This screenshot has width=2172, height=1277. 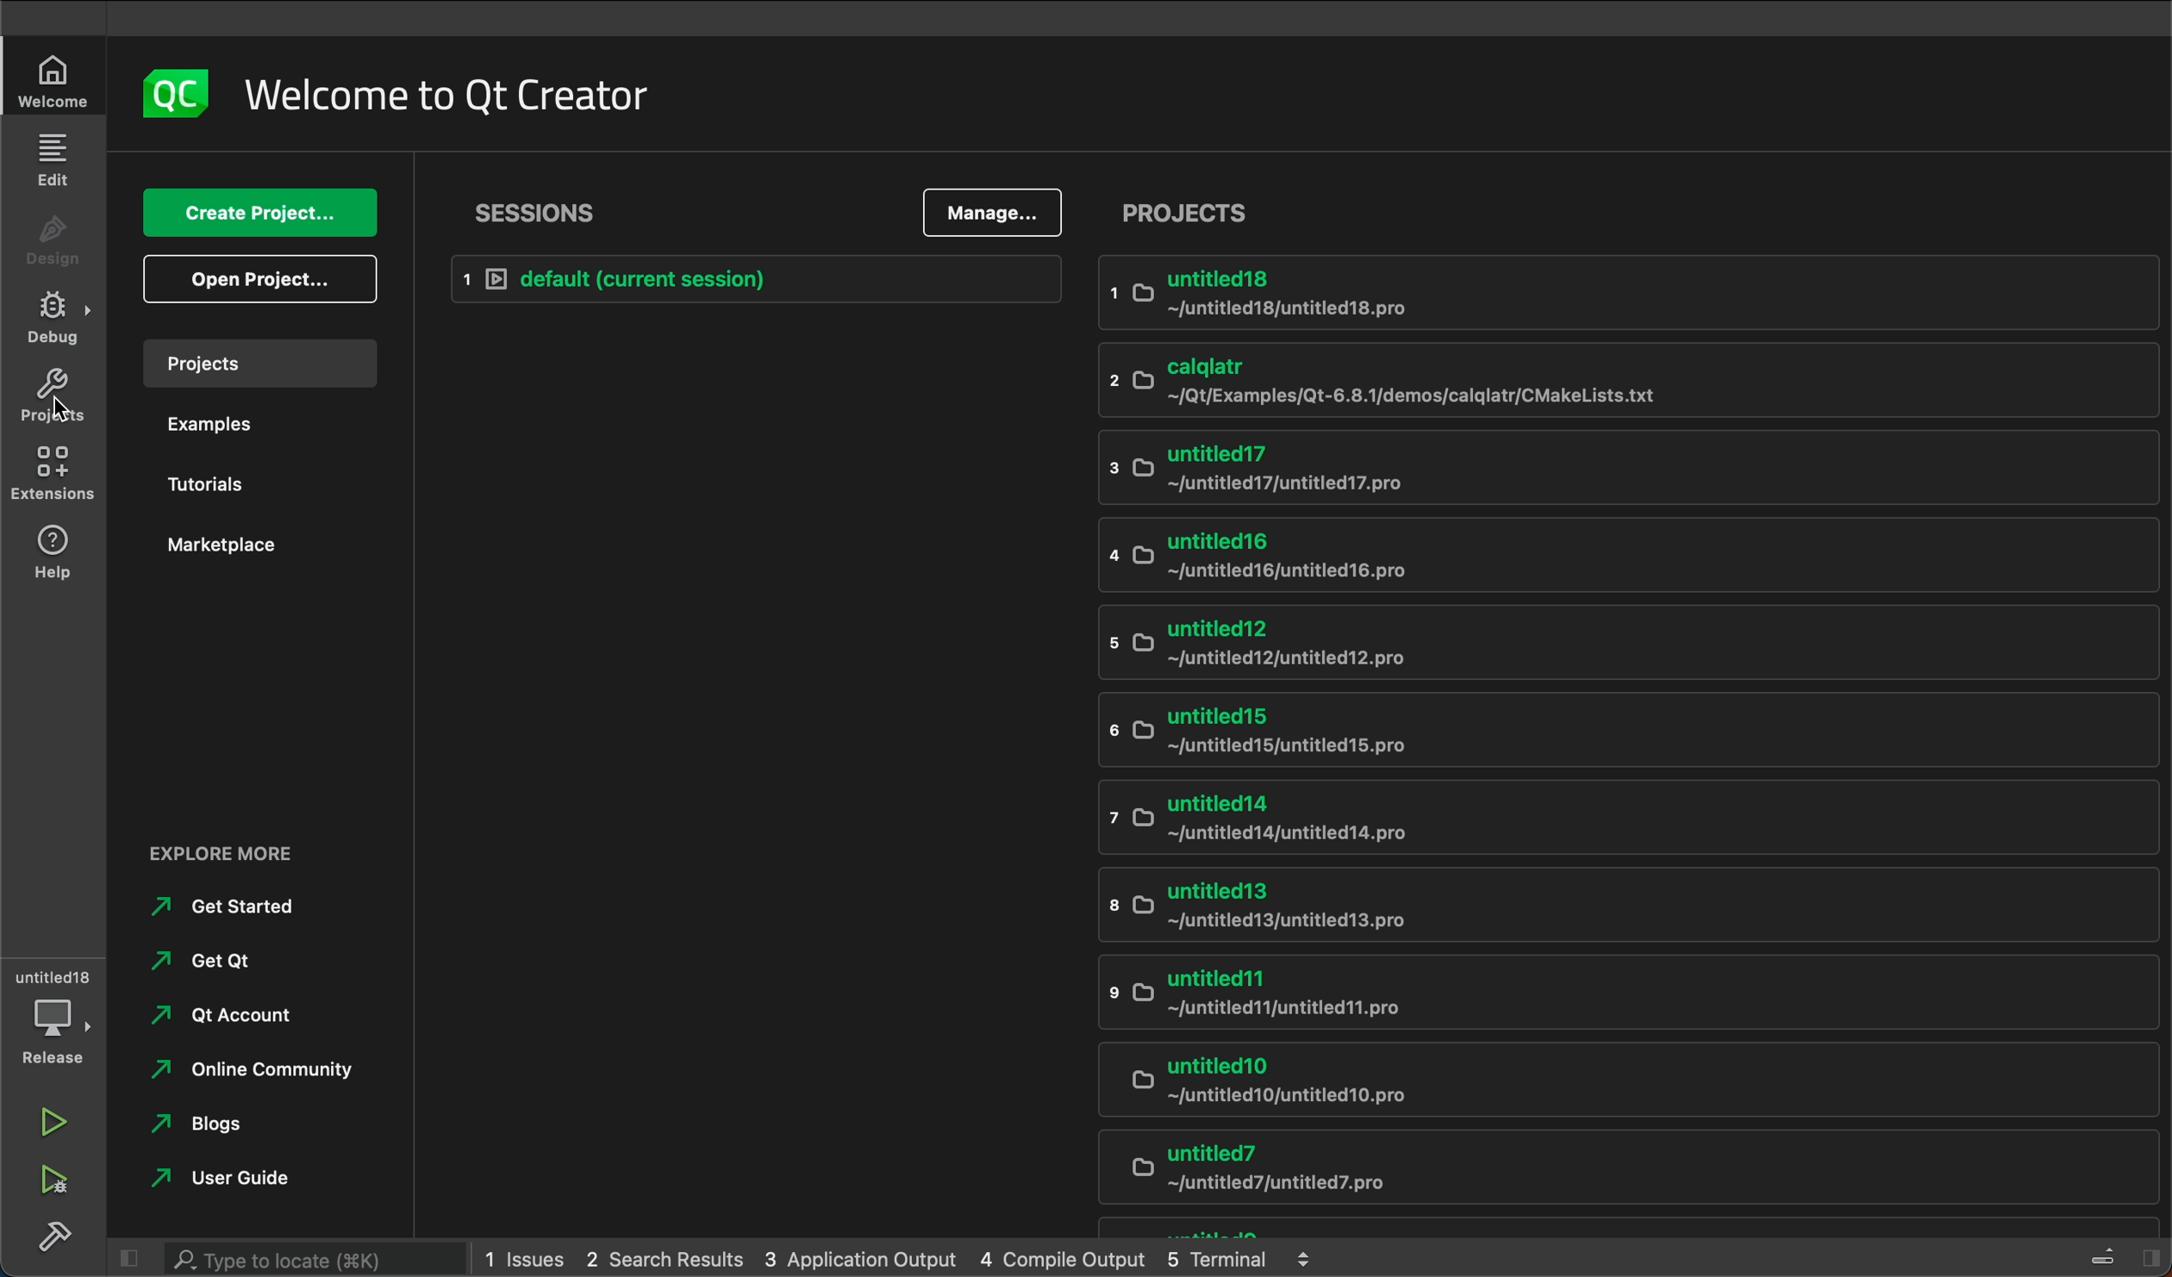 I want to click on edit, so click(x=58, y=161).